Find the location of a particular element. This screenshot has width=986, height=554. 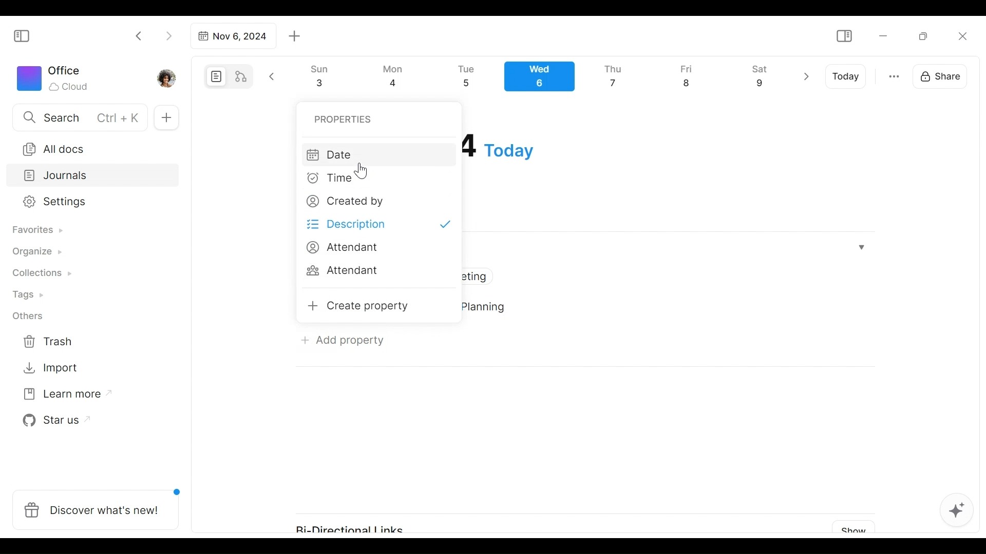

Calendar is located at coordinates (544, 79).